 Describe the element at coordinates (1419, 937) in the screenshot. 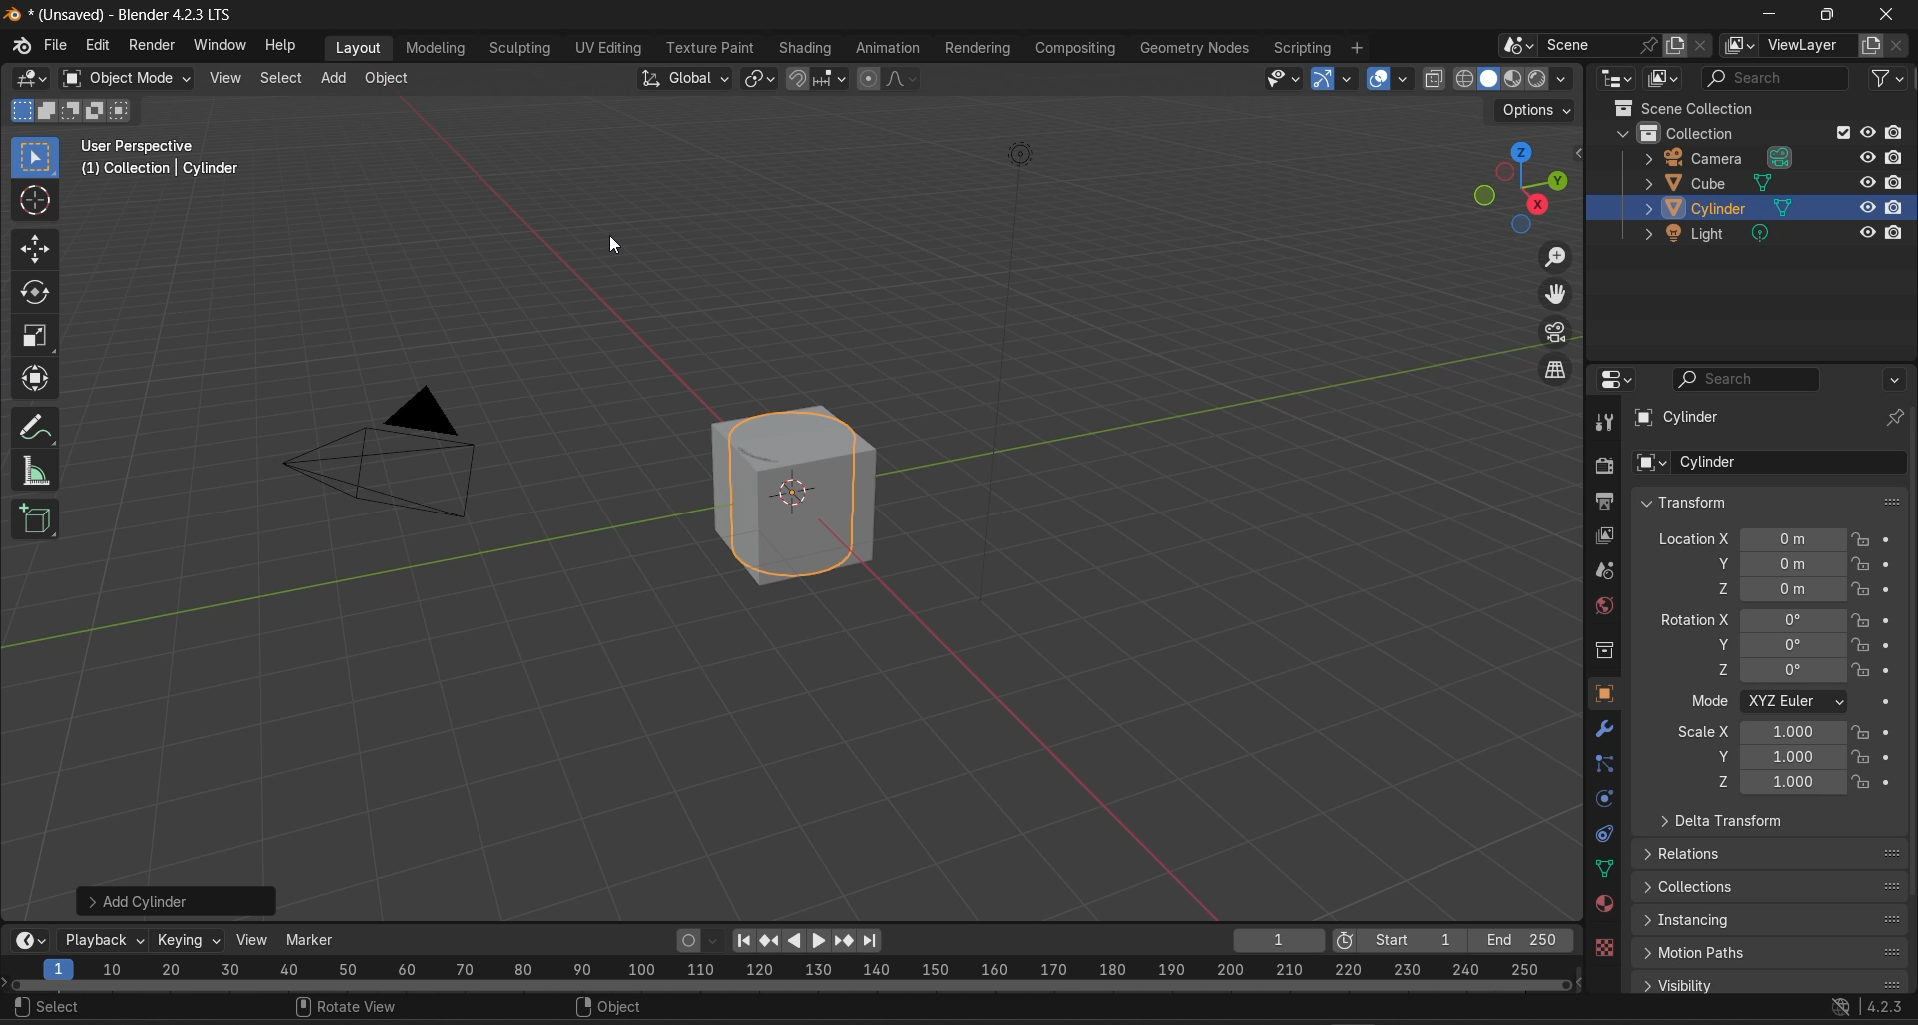

I see `first frame` at that location.